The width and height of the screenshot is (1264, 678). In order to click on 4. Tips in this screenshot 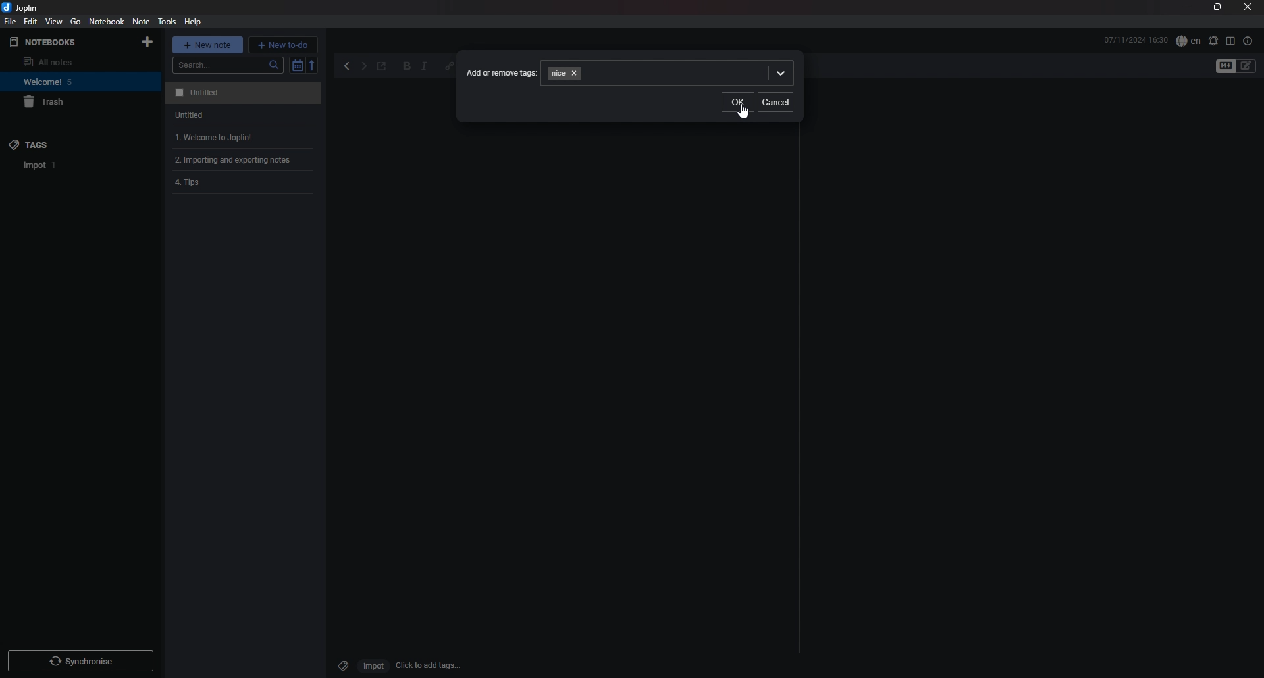, I will do `click(194, 184)`.